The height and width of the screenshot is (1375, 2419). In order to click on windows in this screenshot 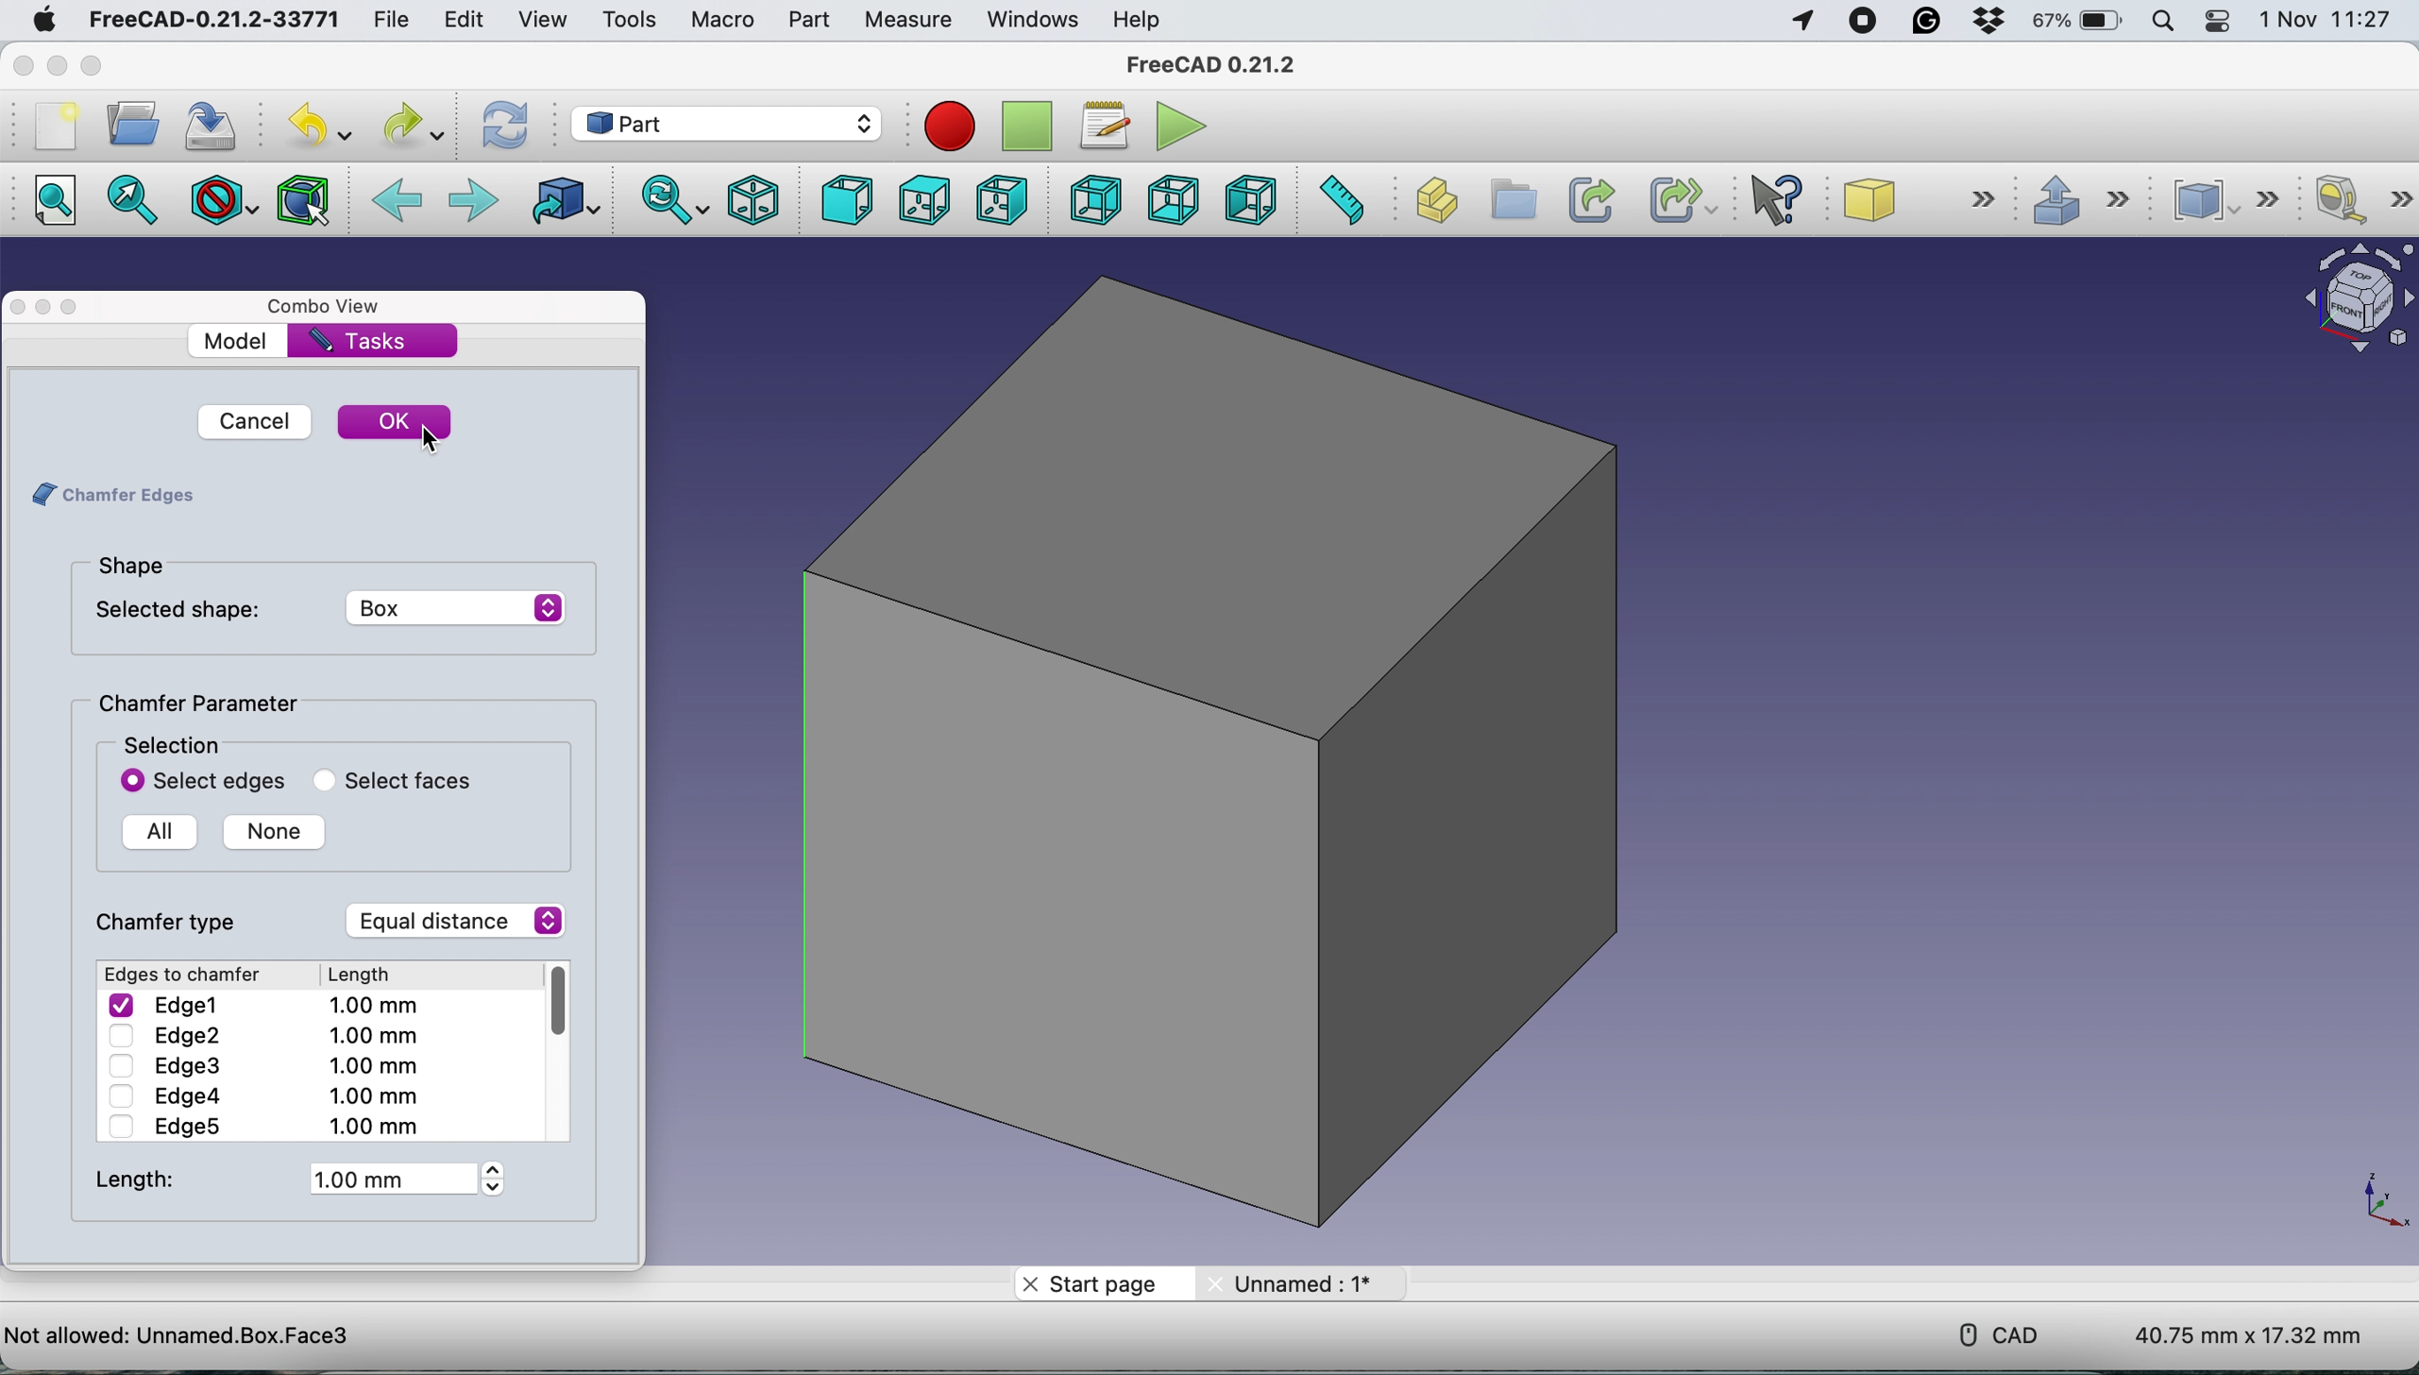, I will do `click(1035, 20)`.